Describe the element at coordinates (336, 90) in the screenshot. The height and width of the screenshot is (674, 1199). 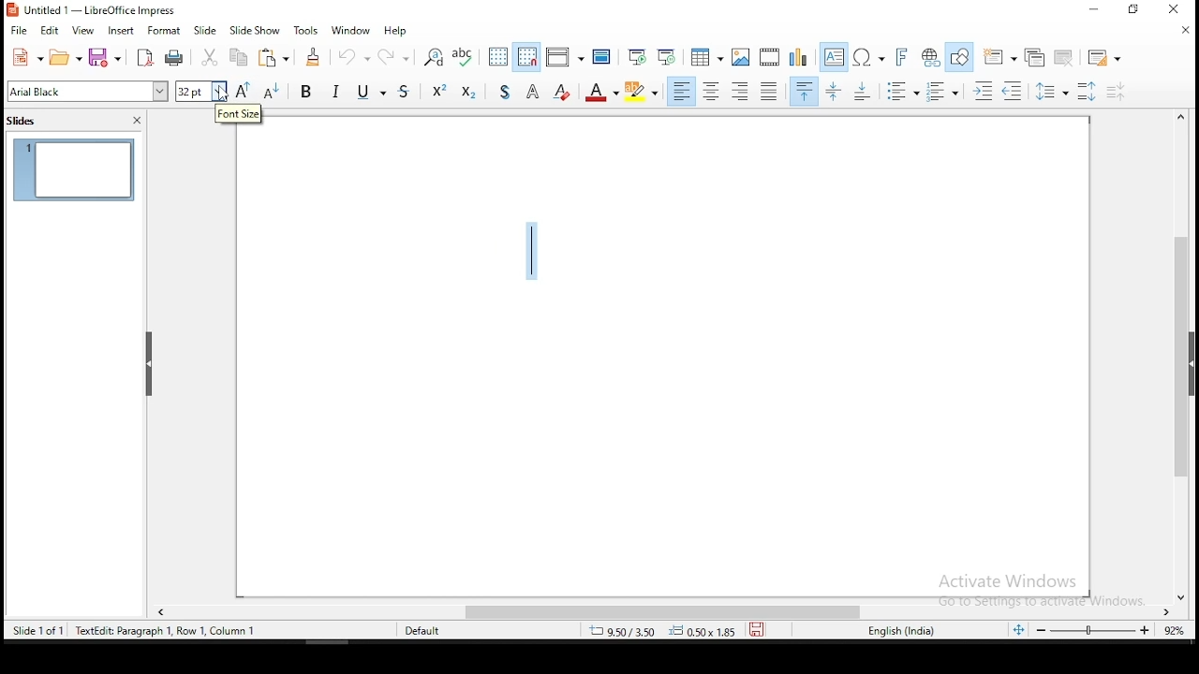
I see `Italics` at that location.